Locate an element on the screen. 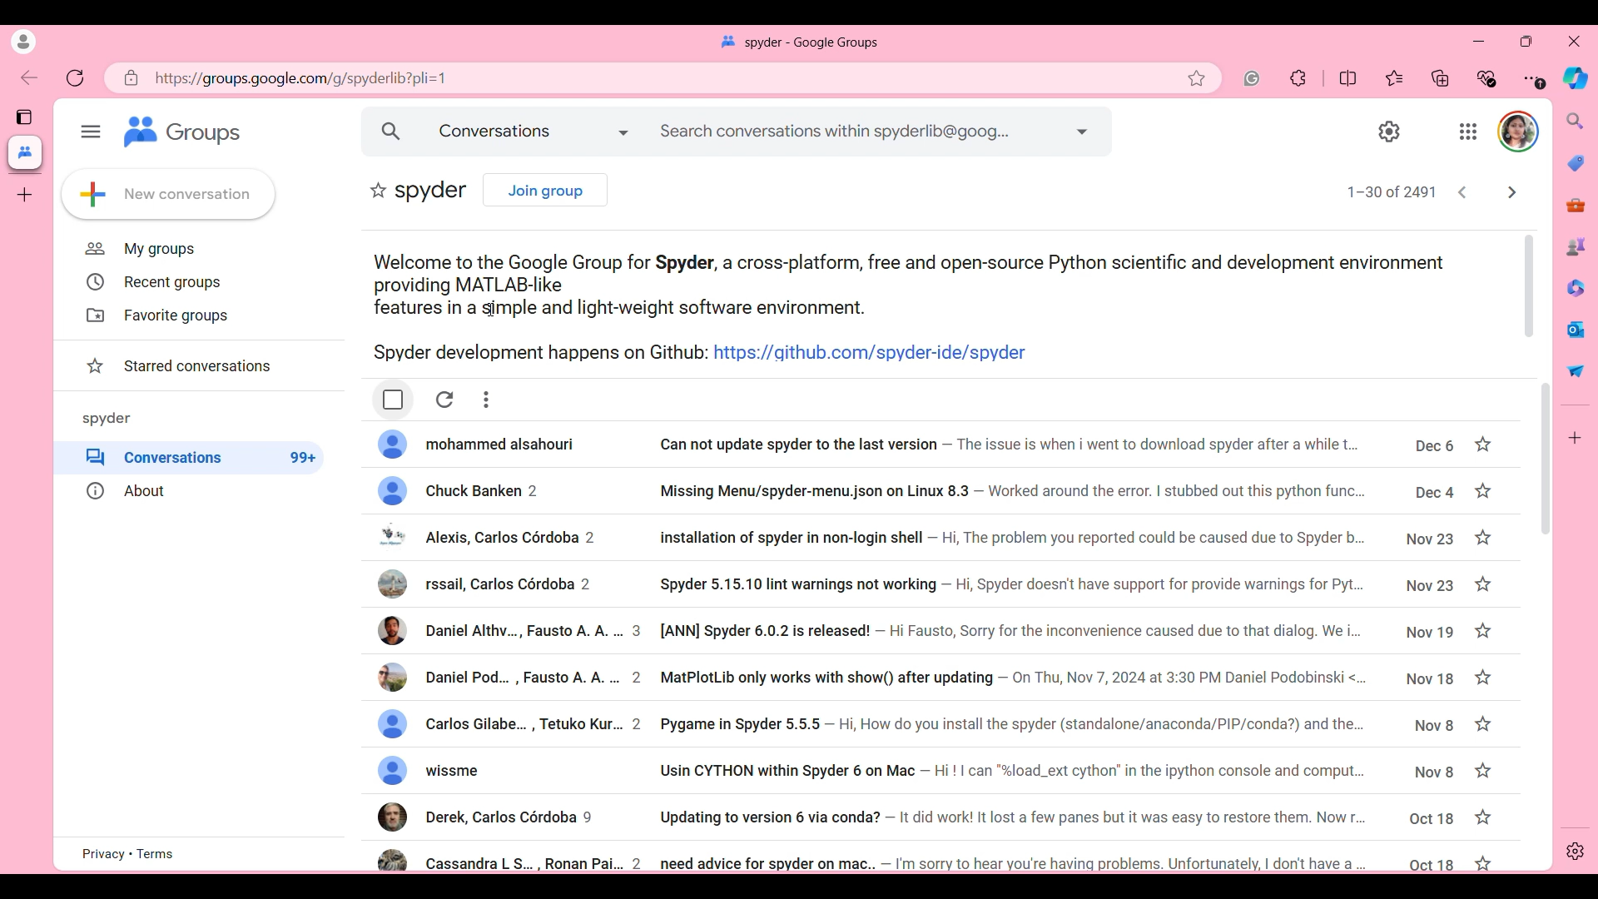 This screenshot has height=899, width=1598. Games is located at coordinates (1576, 246).